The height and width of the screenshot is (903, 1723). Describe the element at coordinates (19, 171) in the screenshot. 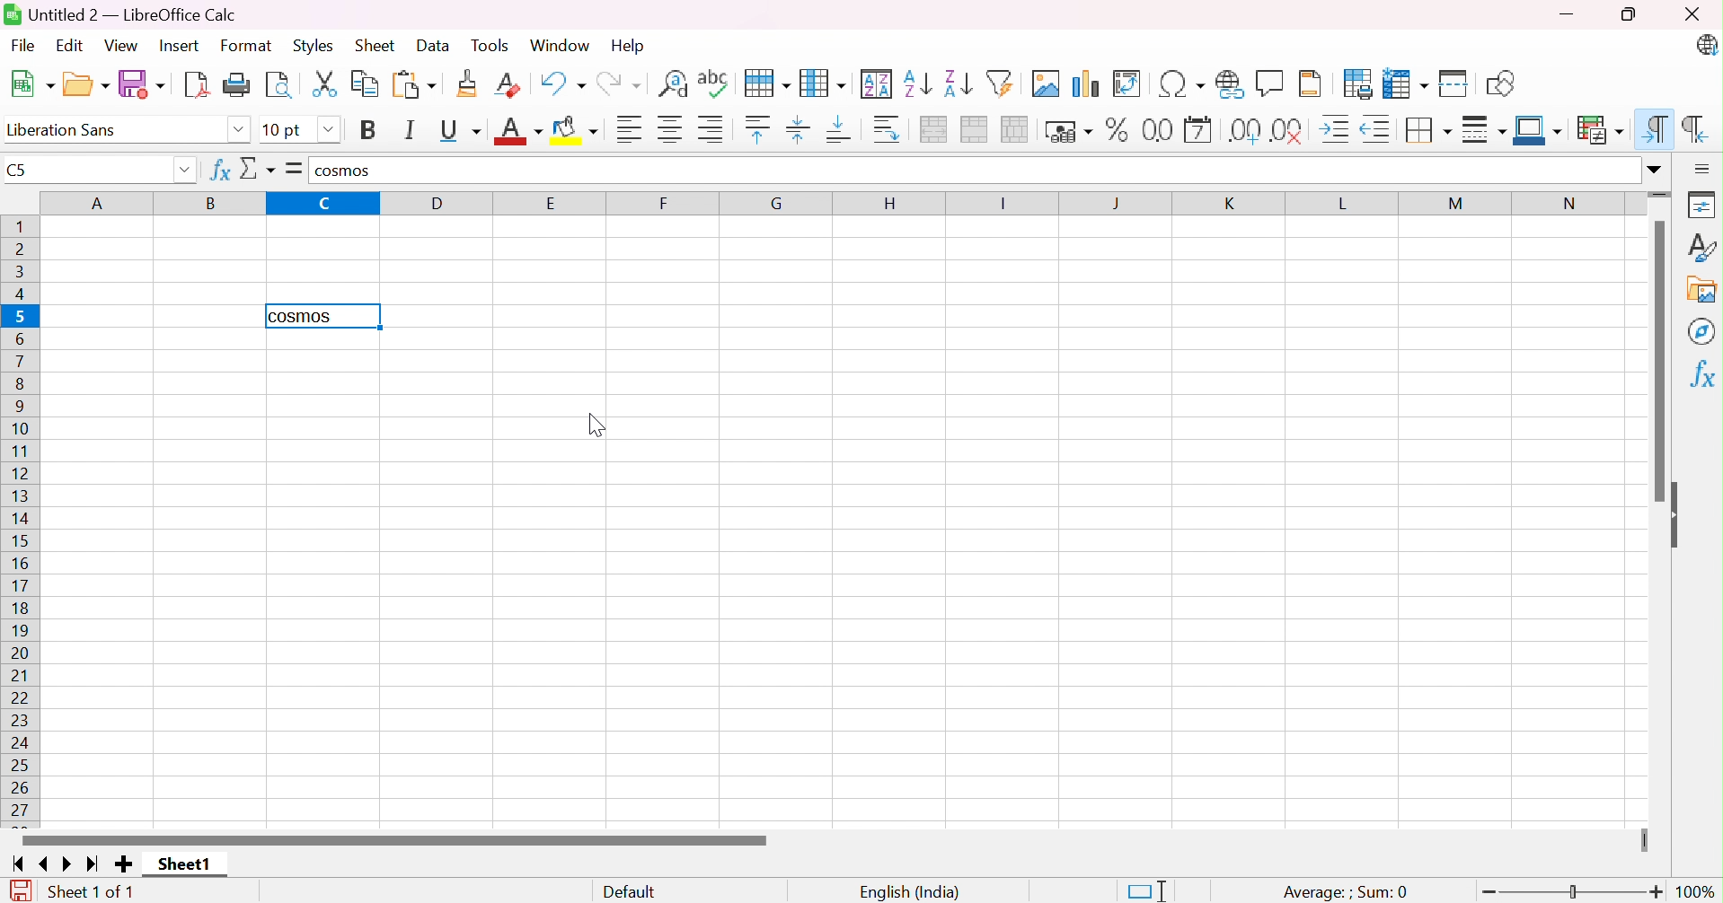

I see `C5` at that location.